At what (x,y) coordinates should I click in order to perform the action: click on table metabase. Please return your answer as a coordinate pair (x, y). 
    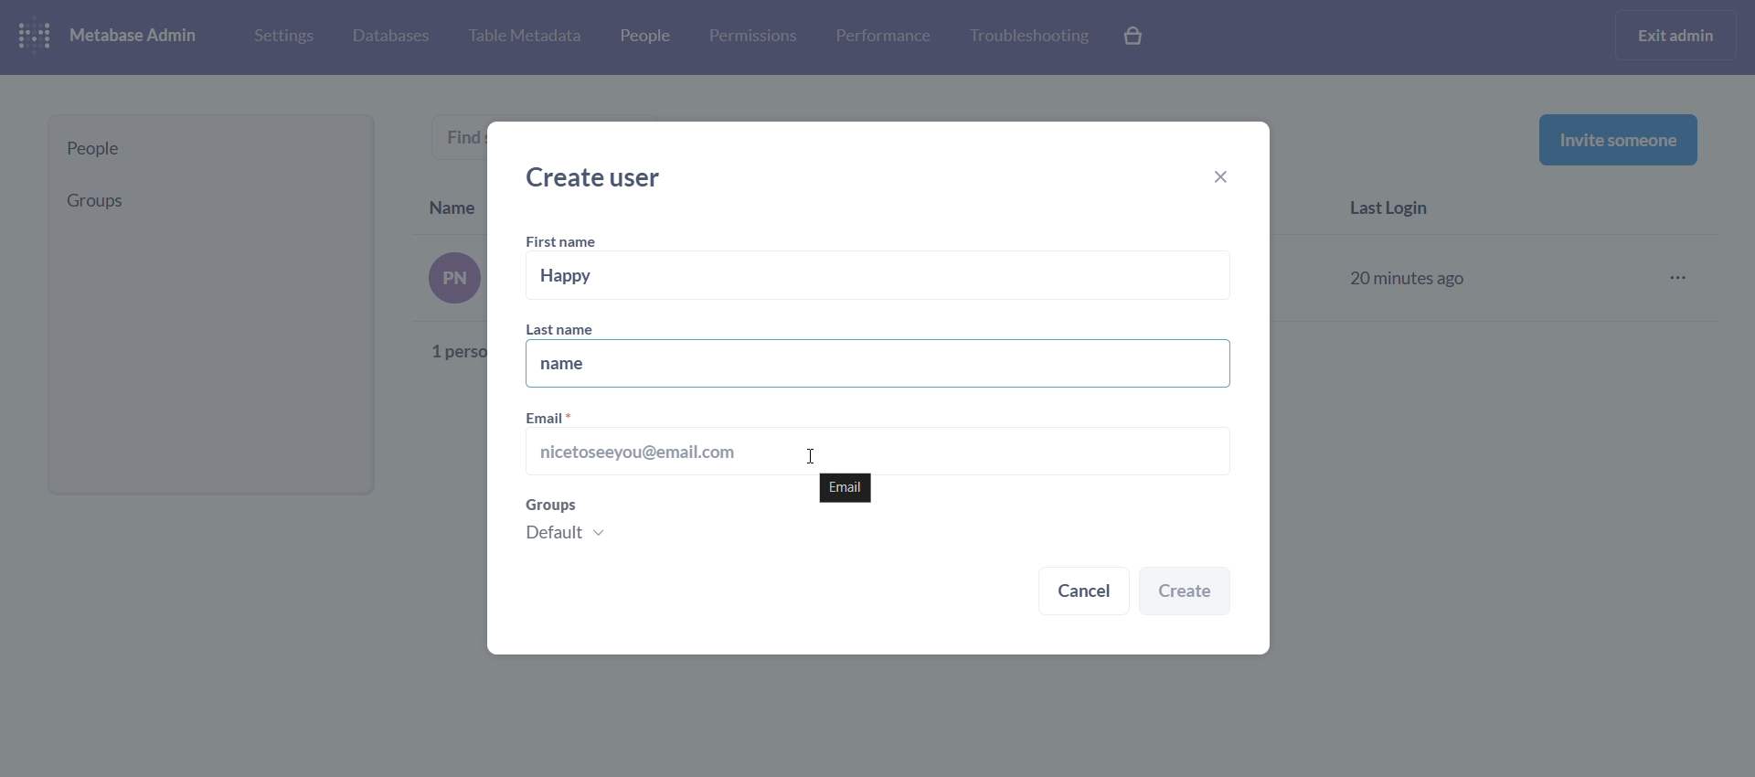
    Looking at the image, I should click on (524, 37).